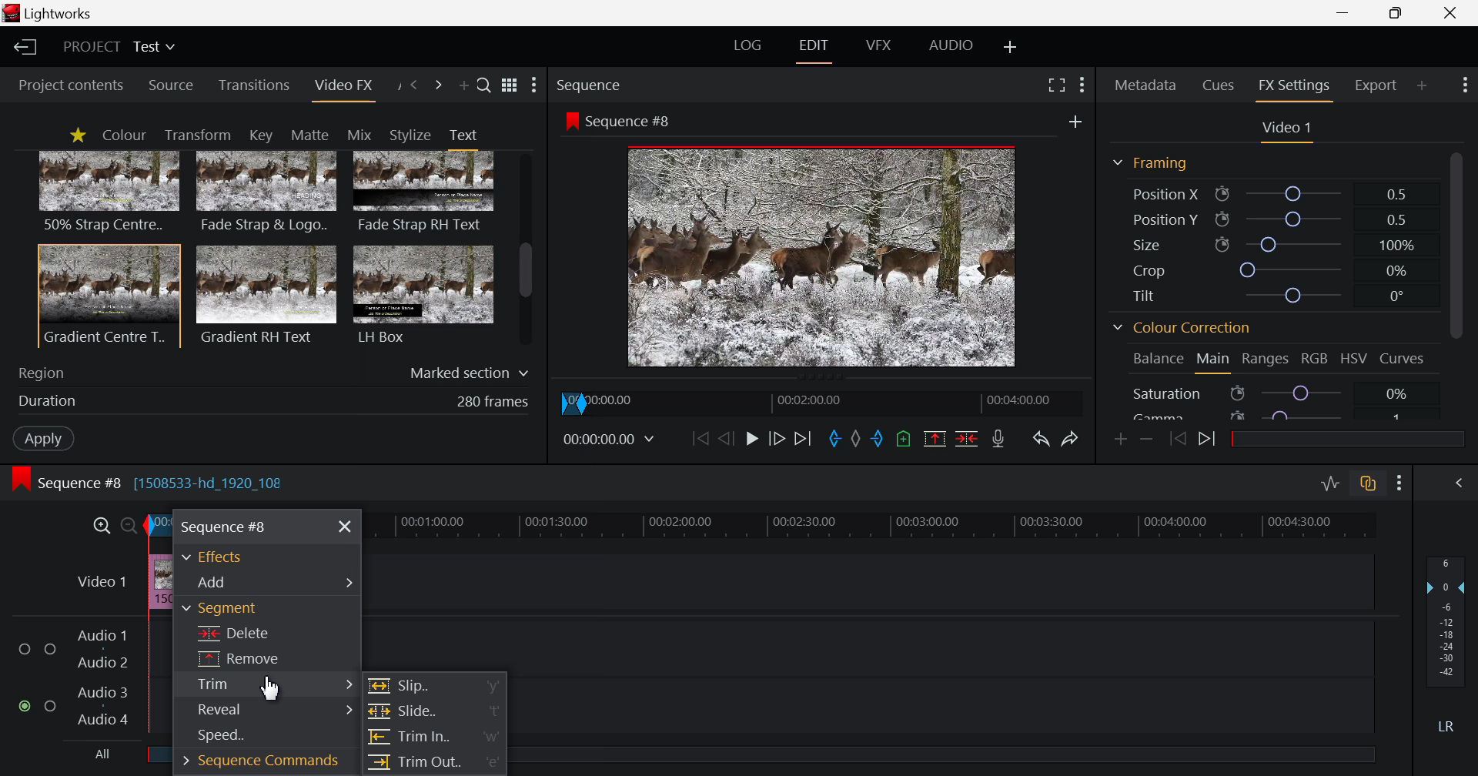 The height and width of the screenshot is (776, 1478). Describe the element at coordinates (1463, 483) in the screenshot. I see `Show Audio Mix` at that location.